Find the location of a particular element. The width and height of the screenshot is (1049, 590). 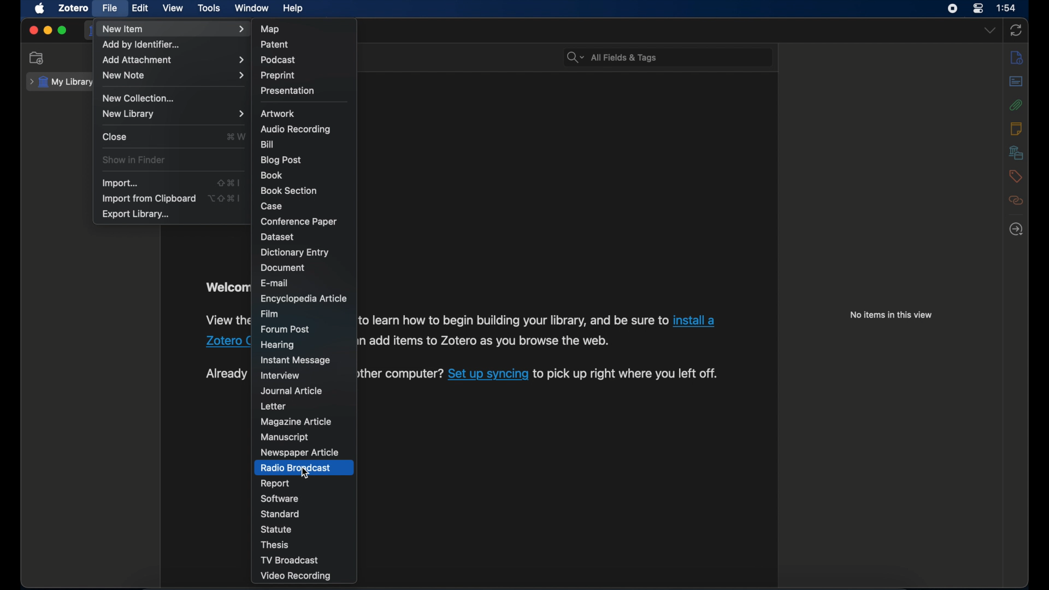

presentation is located at coordinates (288, 90).